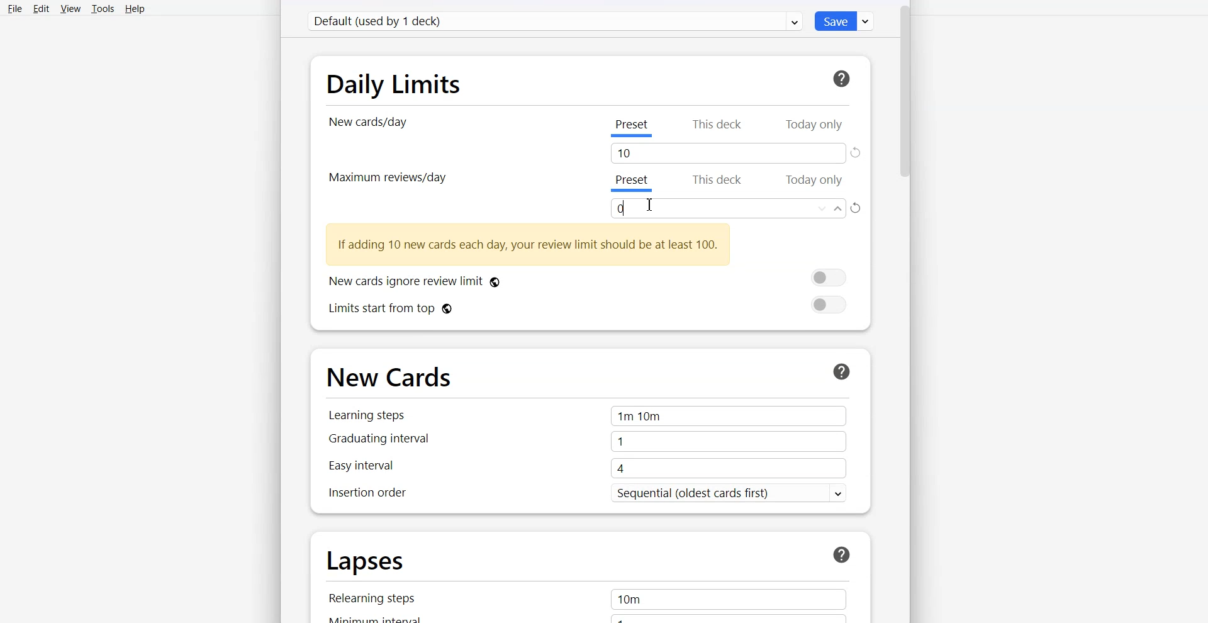  What do you see at coordinates (718, 182) in the screenshot?
I see `This deck` at bounding box center [718, 182].